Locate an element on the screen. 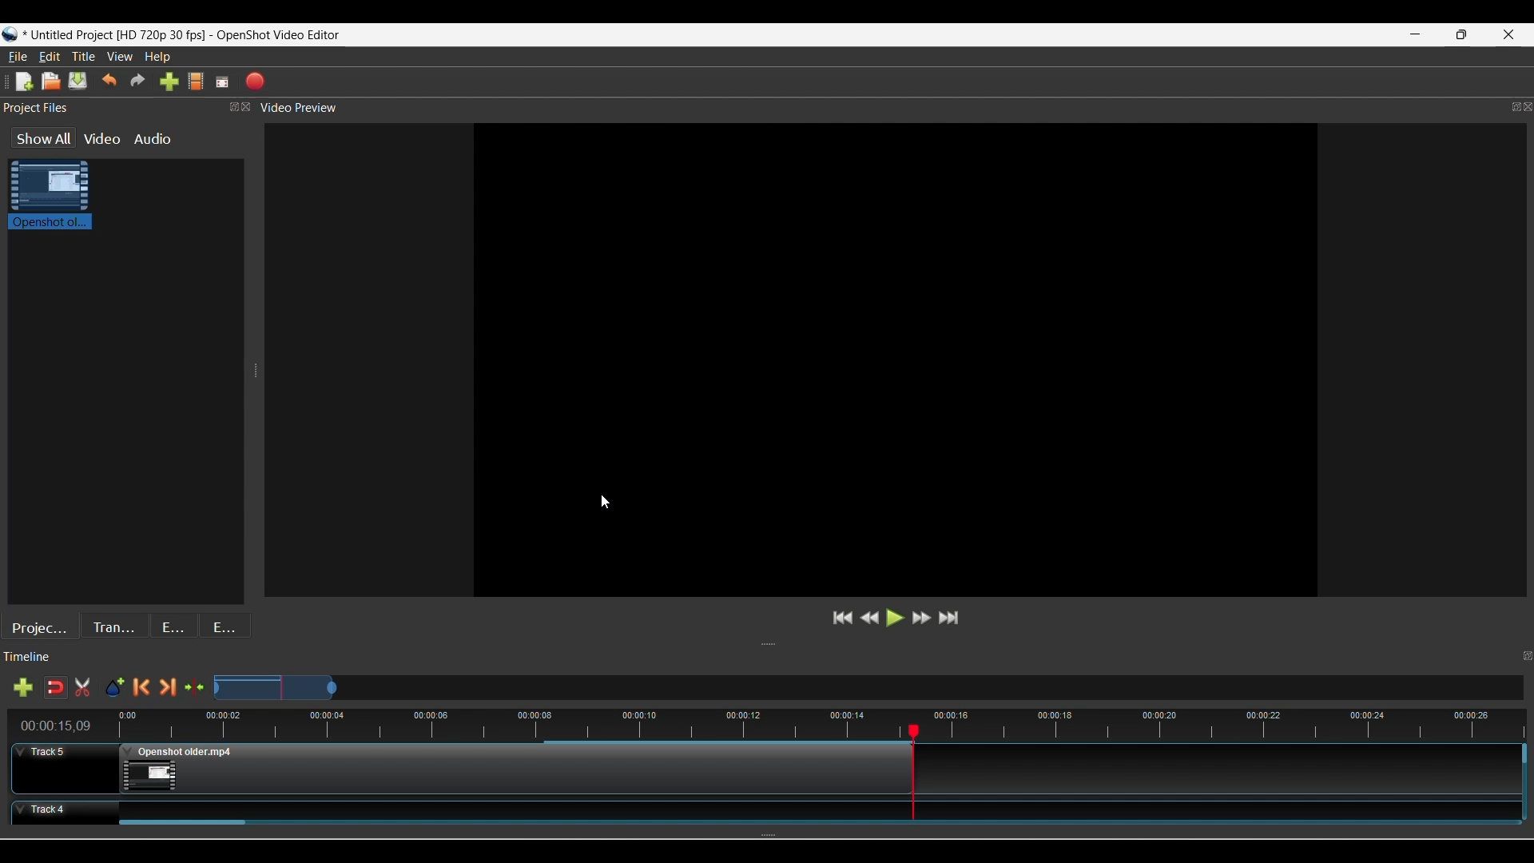 This screenshot has width=1534, height=863. Jump to start is located at coordinates (843, 618).